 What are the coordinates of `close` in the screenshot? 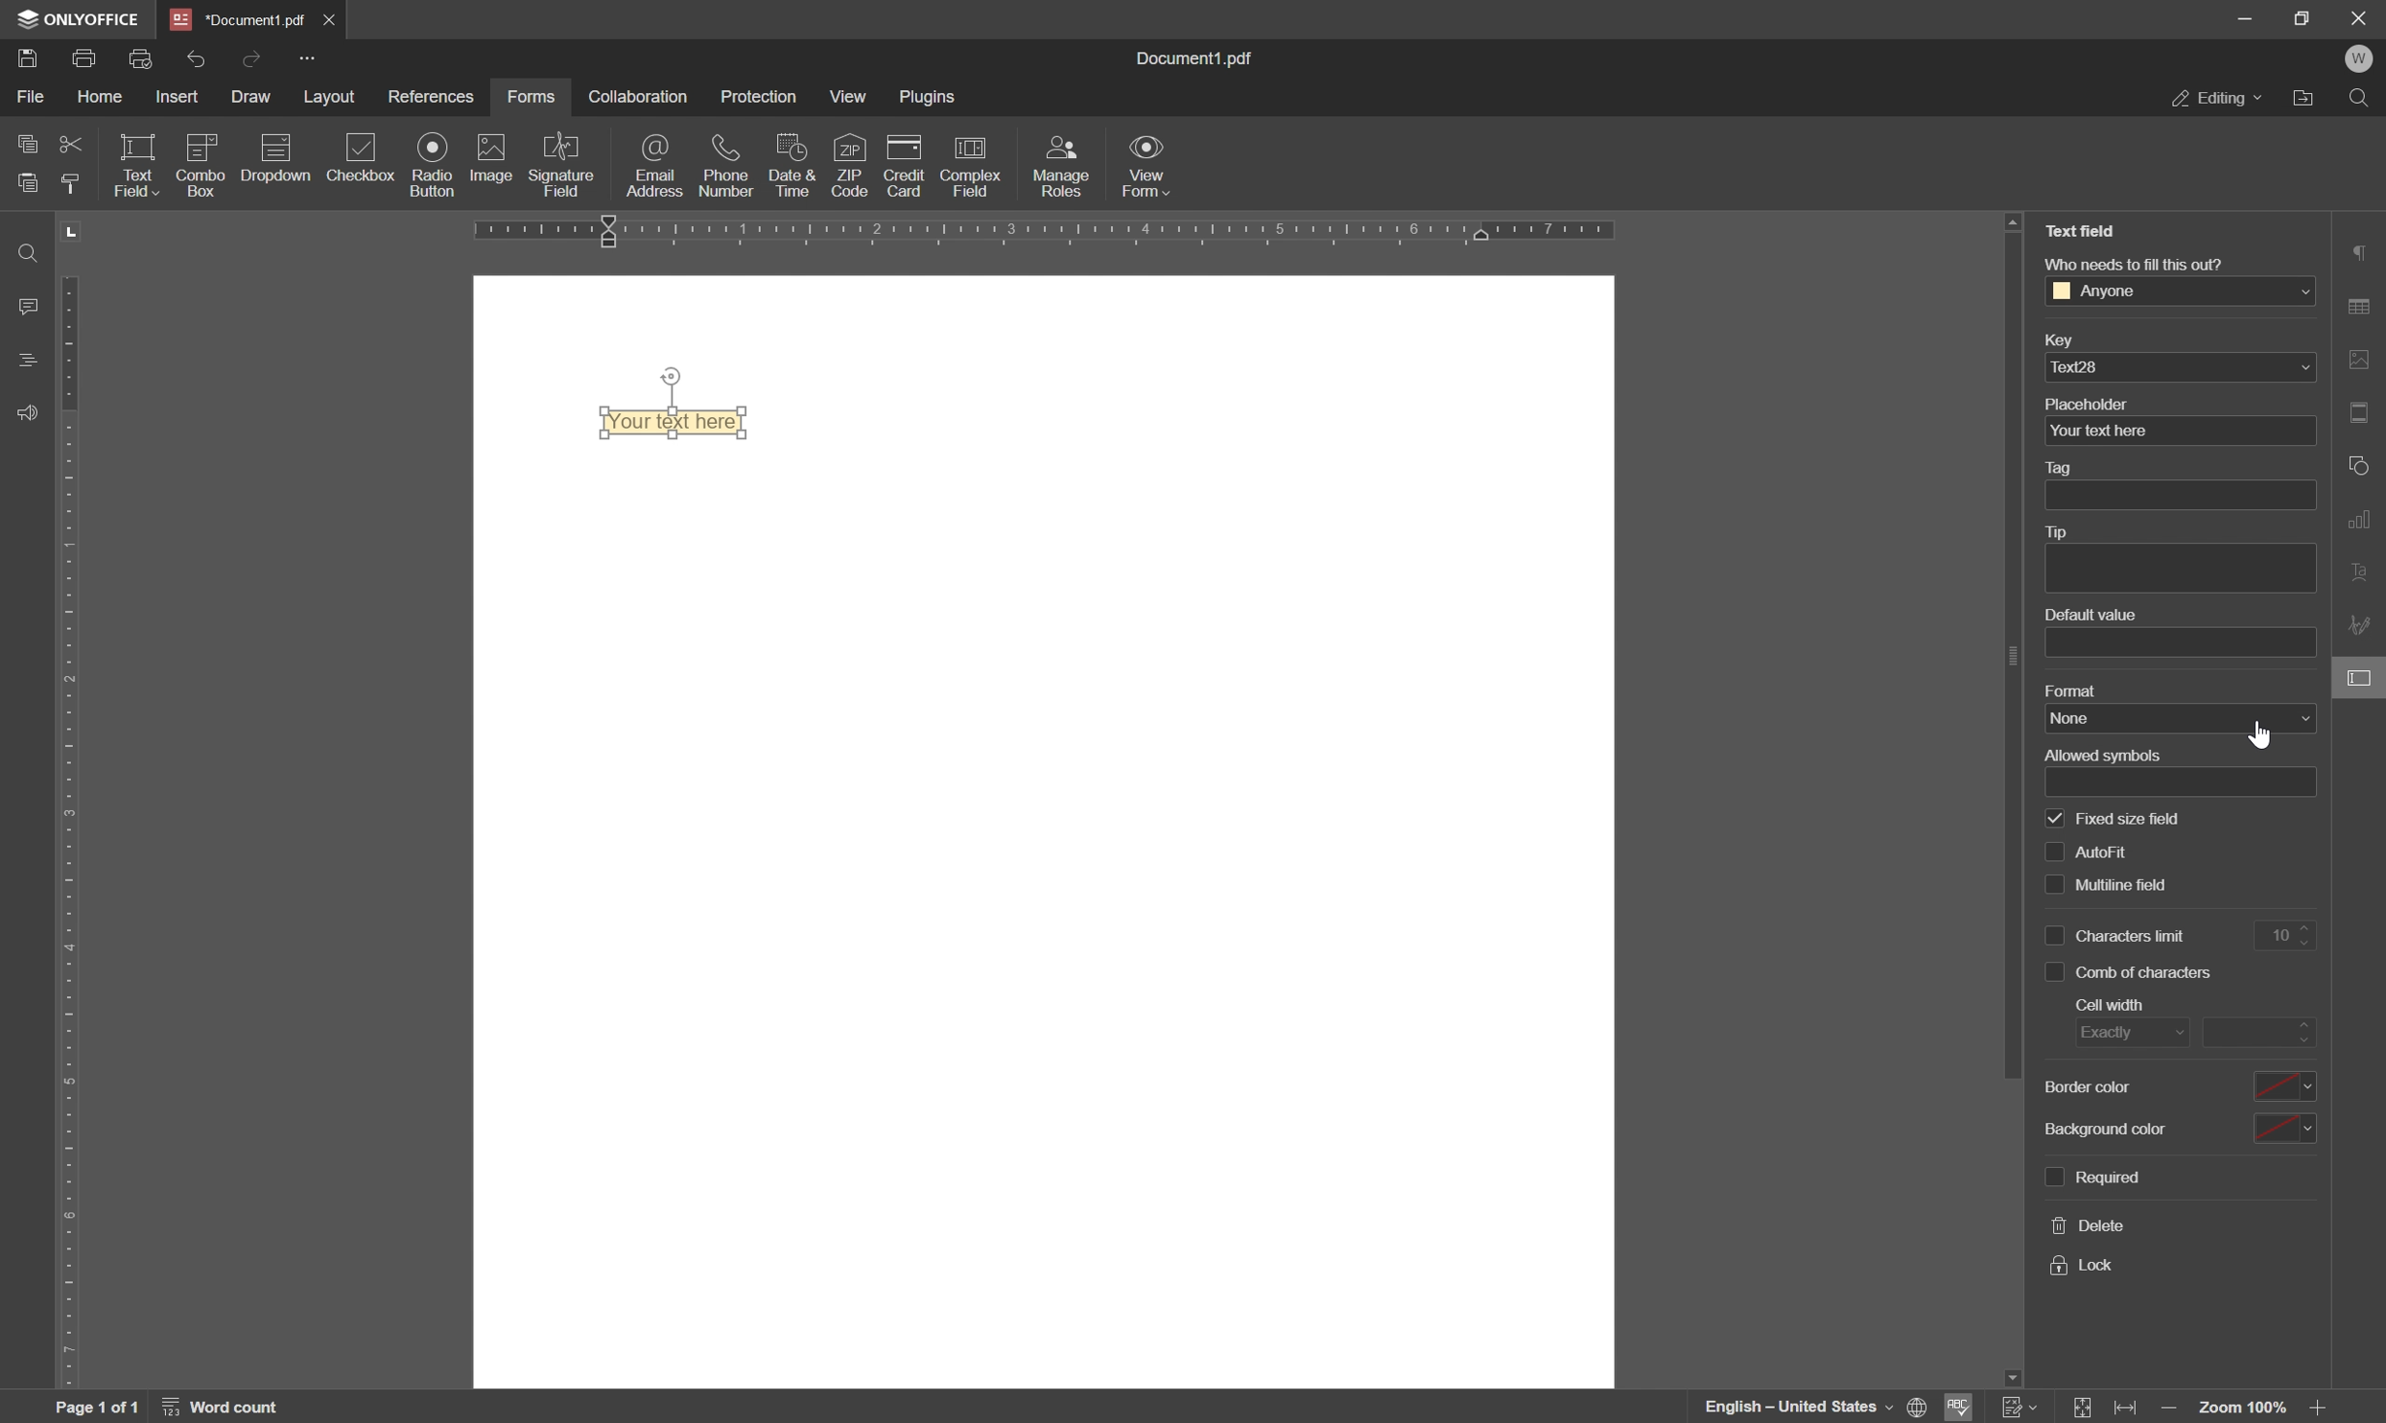 It's located at (330, 17).